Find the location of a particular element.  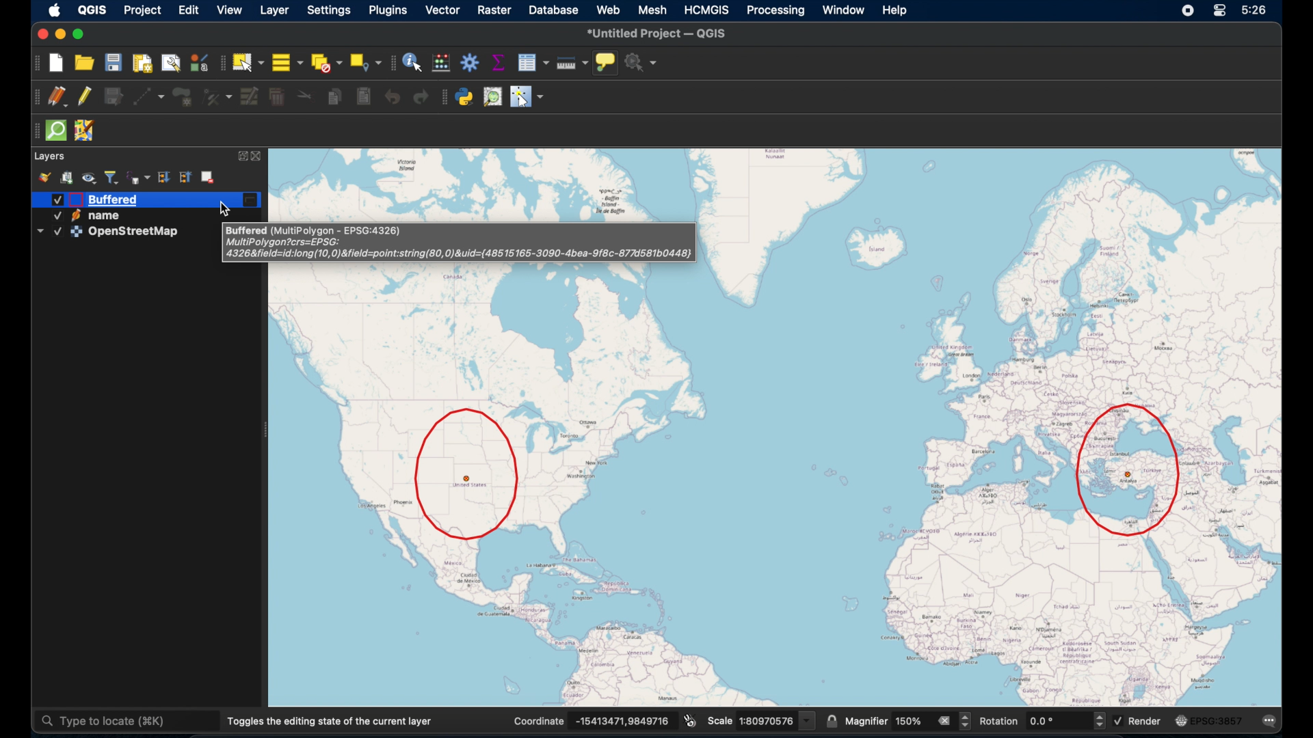

drop down is located at coordinates (808, 720).